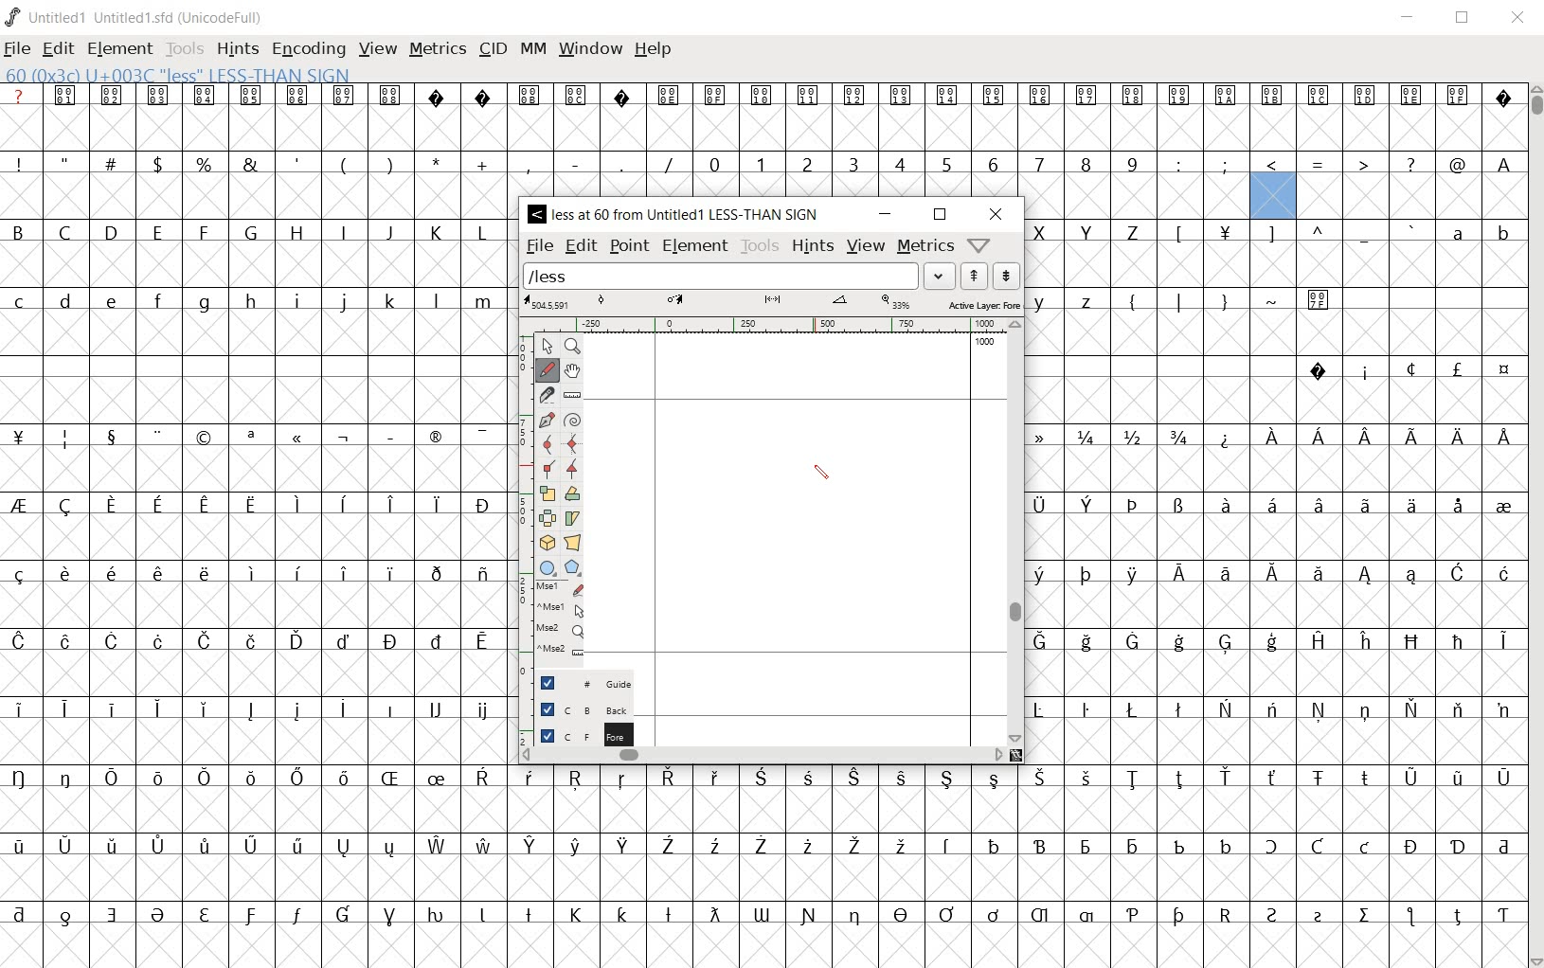  I want to click on pen tool/cursor location, so click(824, 475).